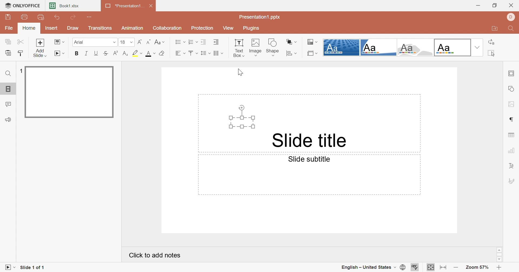  What do you see at coordinates (64, 5) in the screenshot?
I see `Book1.xlsx` at bounding box center [64, 5].